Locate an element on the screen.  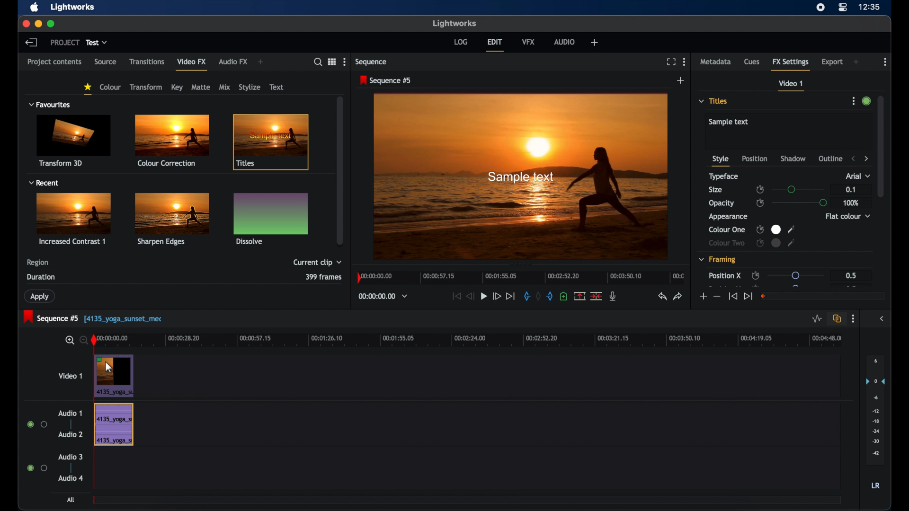
add is located at coordinates (261, 62).